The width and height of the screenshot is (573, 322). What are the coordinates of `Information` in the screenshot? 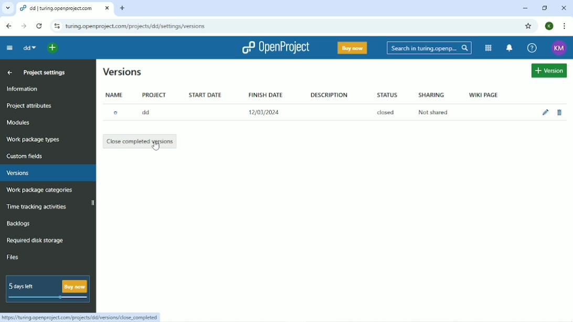 It's located at (24, 89).